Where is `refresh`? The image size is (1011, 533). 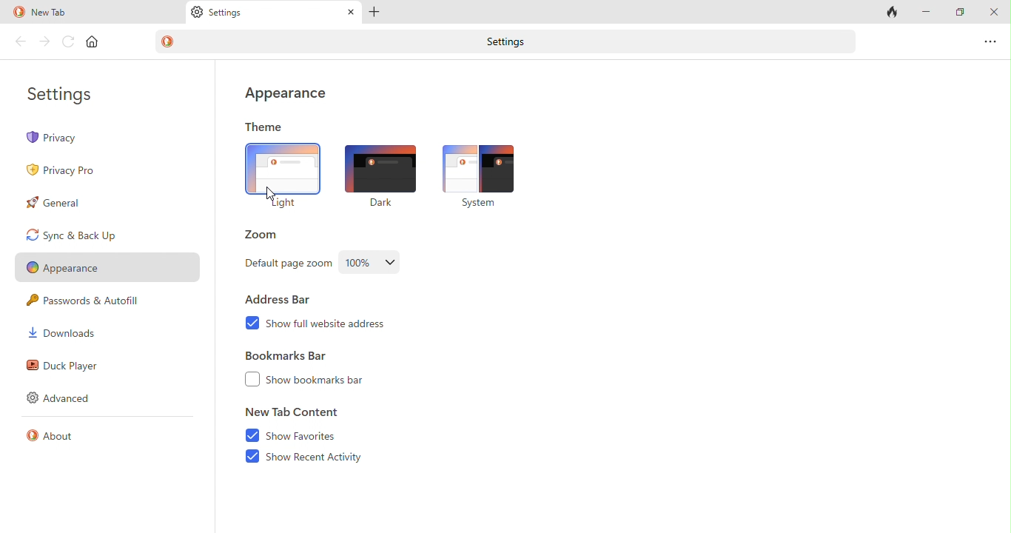
refresh is located at coordinates (67, 41).